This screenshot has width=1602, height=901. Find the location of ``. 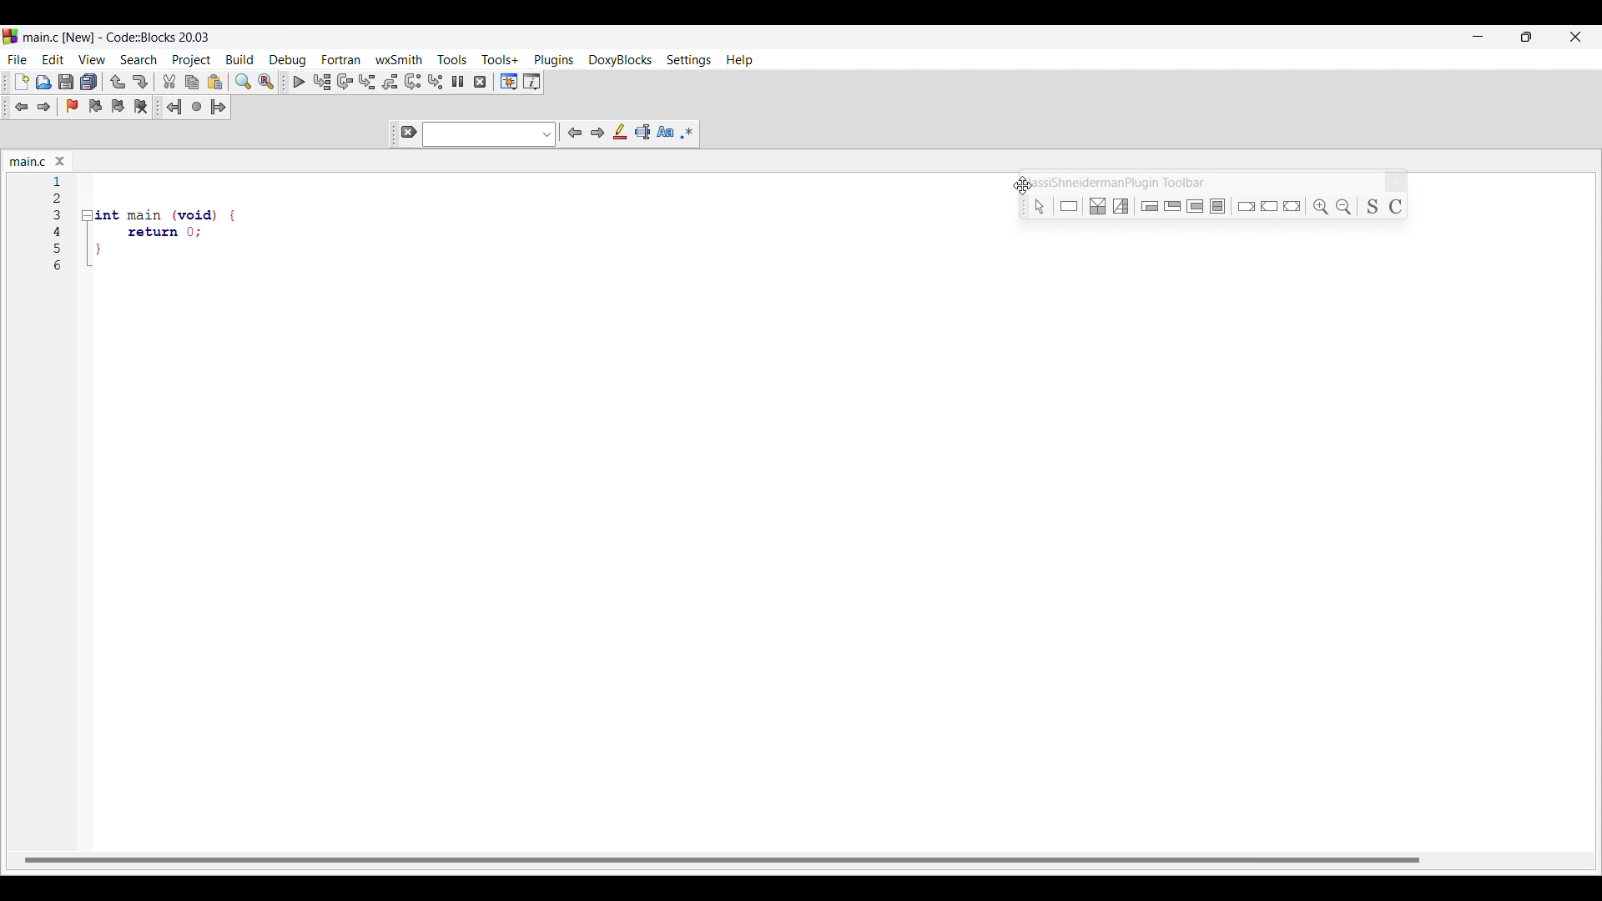

 is located at coordinates (61, 267).